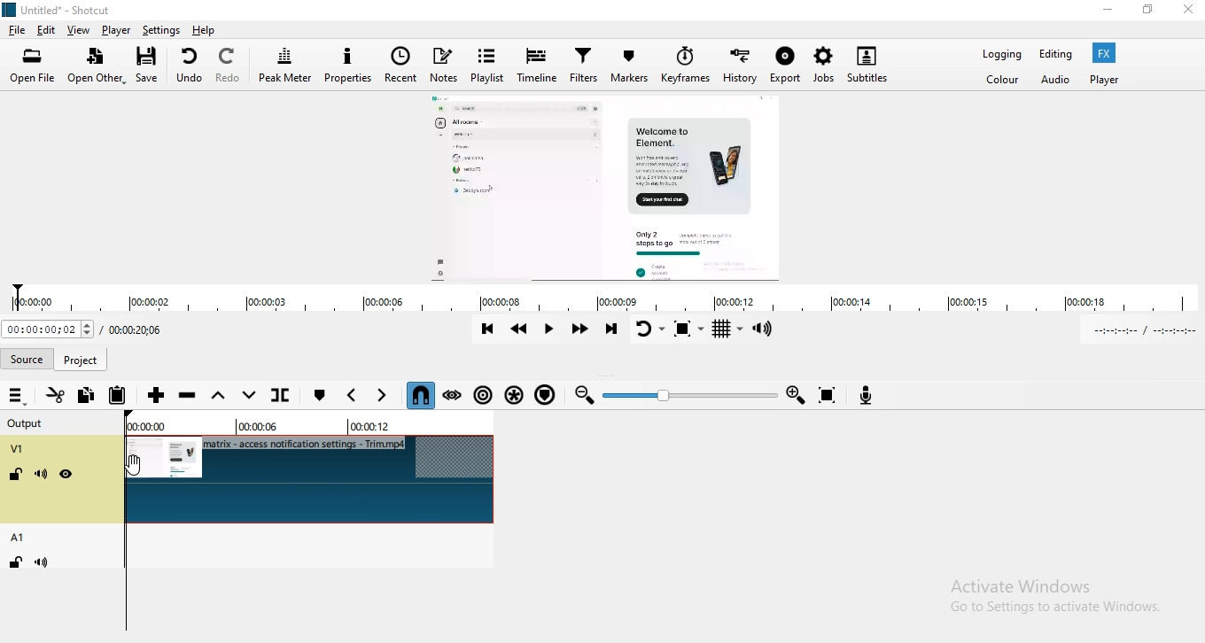 Image resolution: width=1205 pixels, height=643 pixels. What do you see at coordinates (164, 28) in the screenshot?
I see `Settings` at bounding box center [164, 28].